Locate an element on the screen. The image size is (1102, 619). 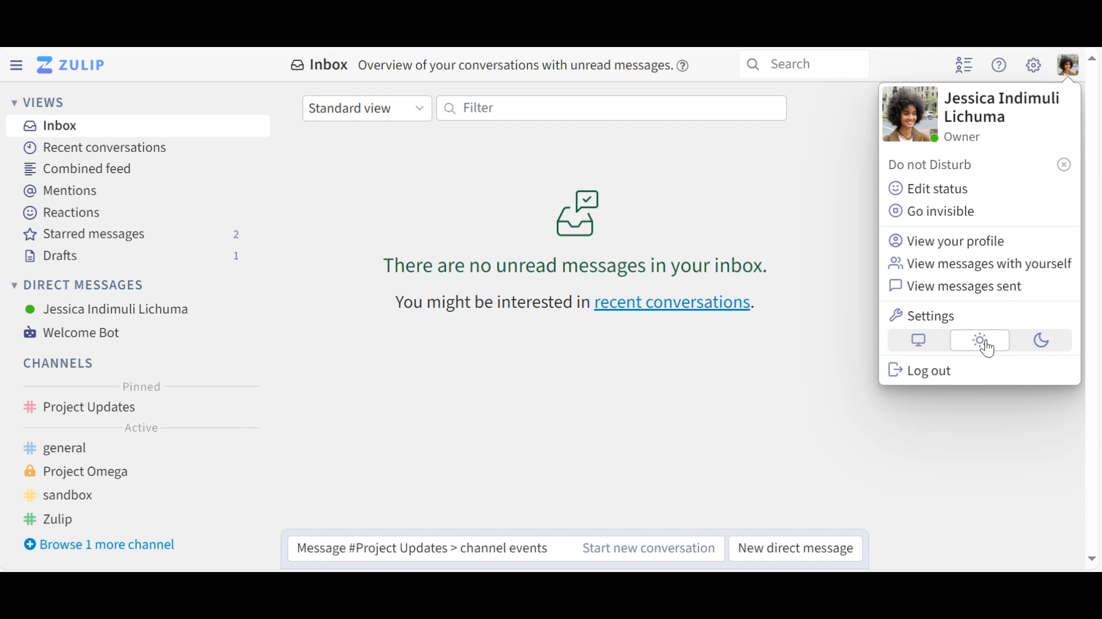
Project Omega is located at coordinates (86, 472).